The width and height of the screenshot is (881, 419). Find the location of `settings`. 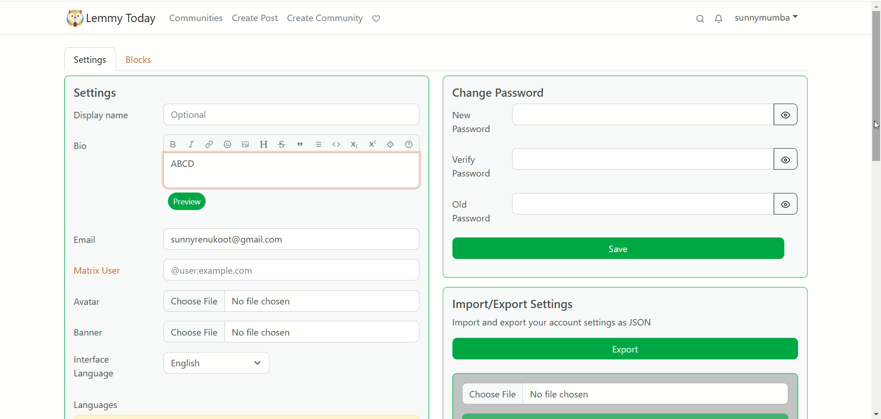

settings is located at coordinates (95, 93).